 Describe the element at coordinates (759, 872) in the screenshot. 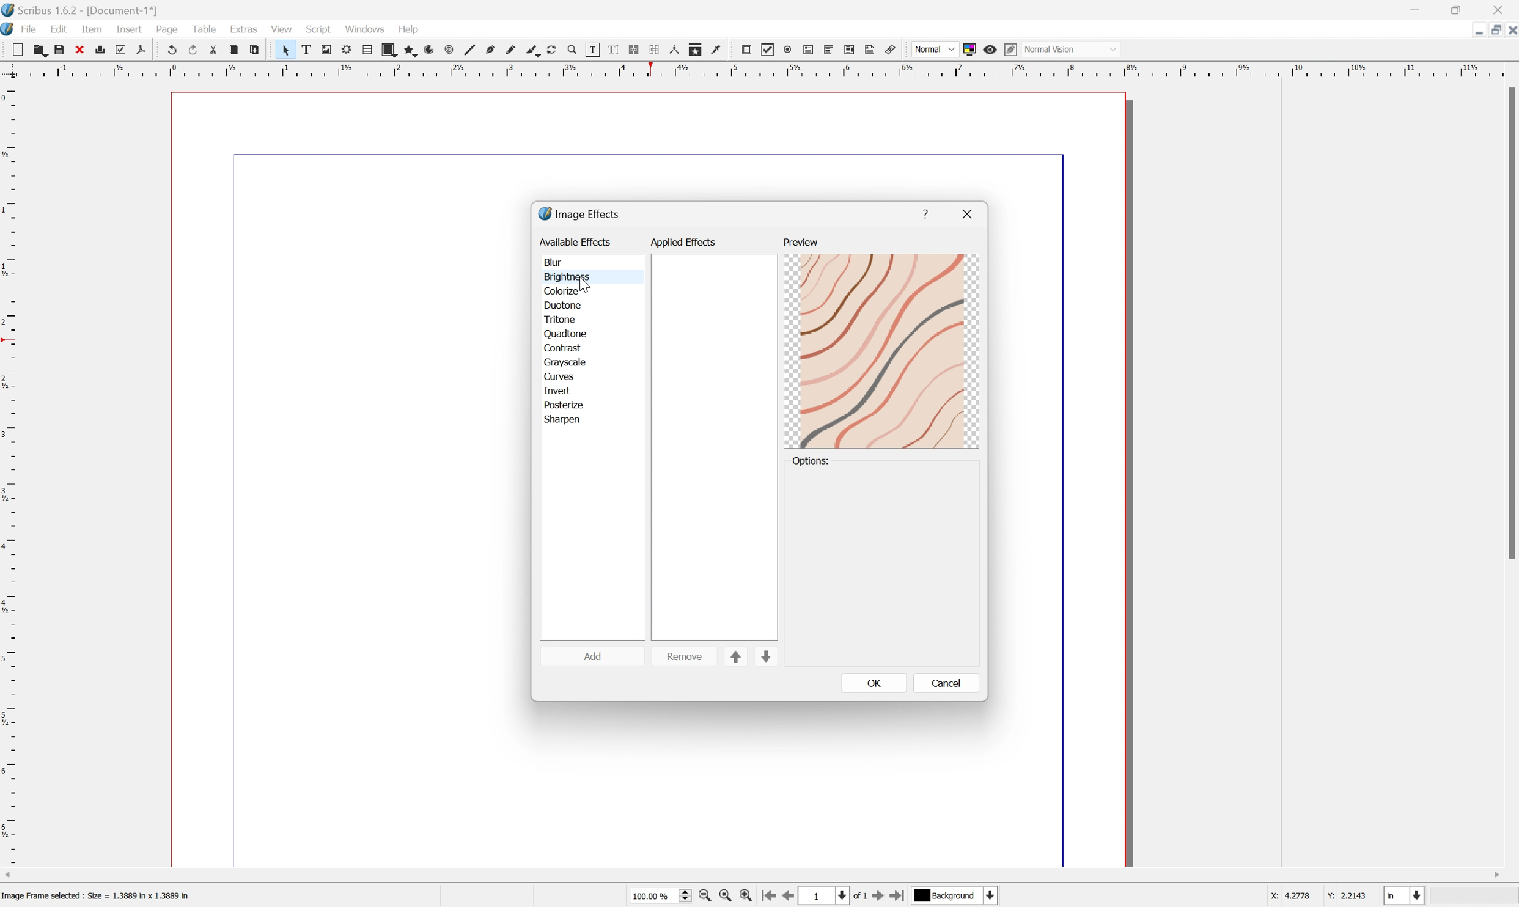

I see `Scroll bar` at that location.